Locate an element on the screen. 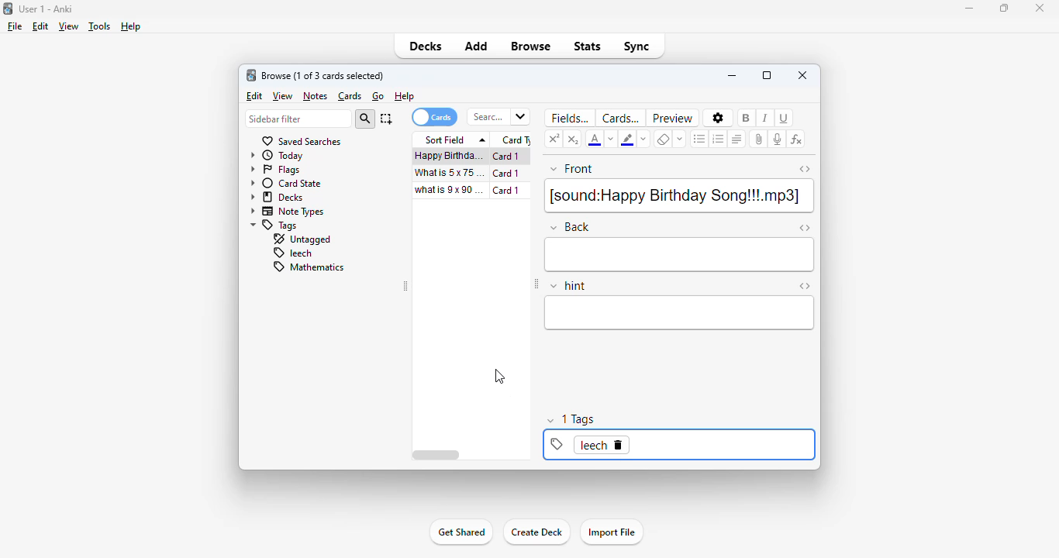 The width and height of the screenshot is (1059, 558). logo is located at coordinates (7, 8).